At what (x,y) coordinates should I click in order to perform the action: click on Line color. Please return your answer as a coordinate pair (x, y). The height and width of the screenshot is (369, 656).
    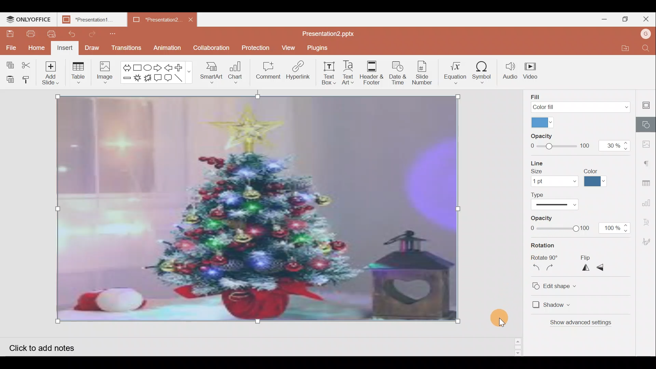
    Looking at the image, I should click on (597, 177).